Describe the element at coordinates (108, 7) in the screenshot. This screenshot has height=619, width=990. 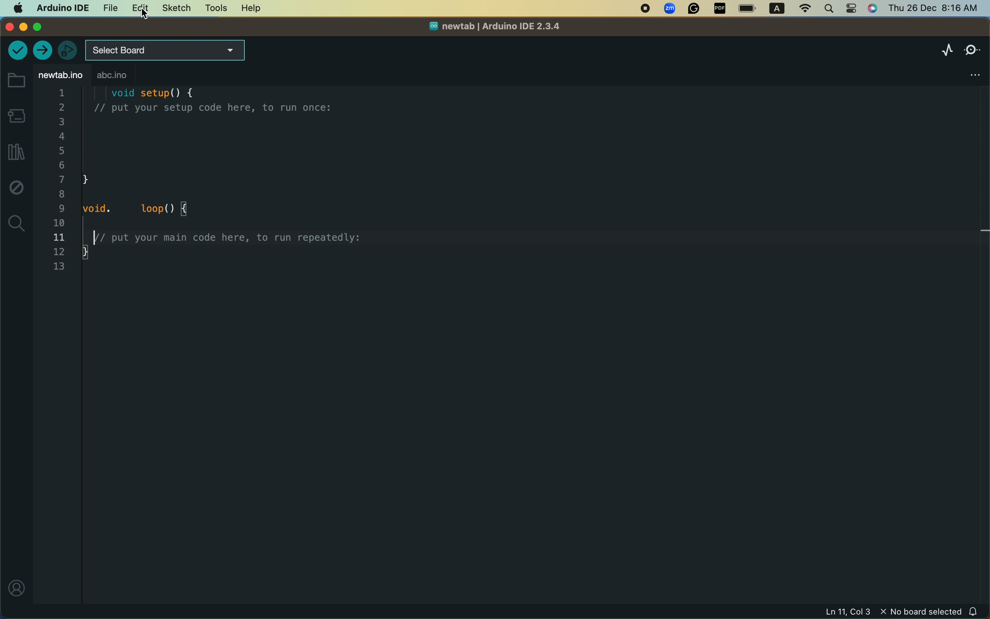
I see `file` at that location.